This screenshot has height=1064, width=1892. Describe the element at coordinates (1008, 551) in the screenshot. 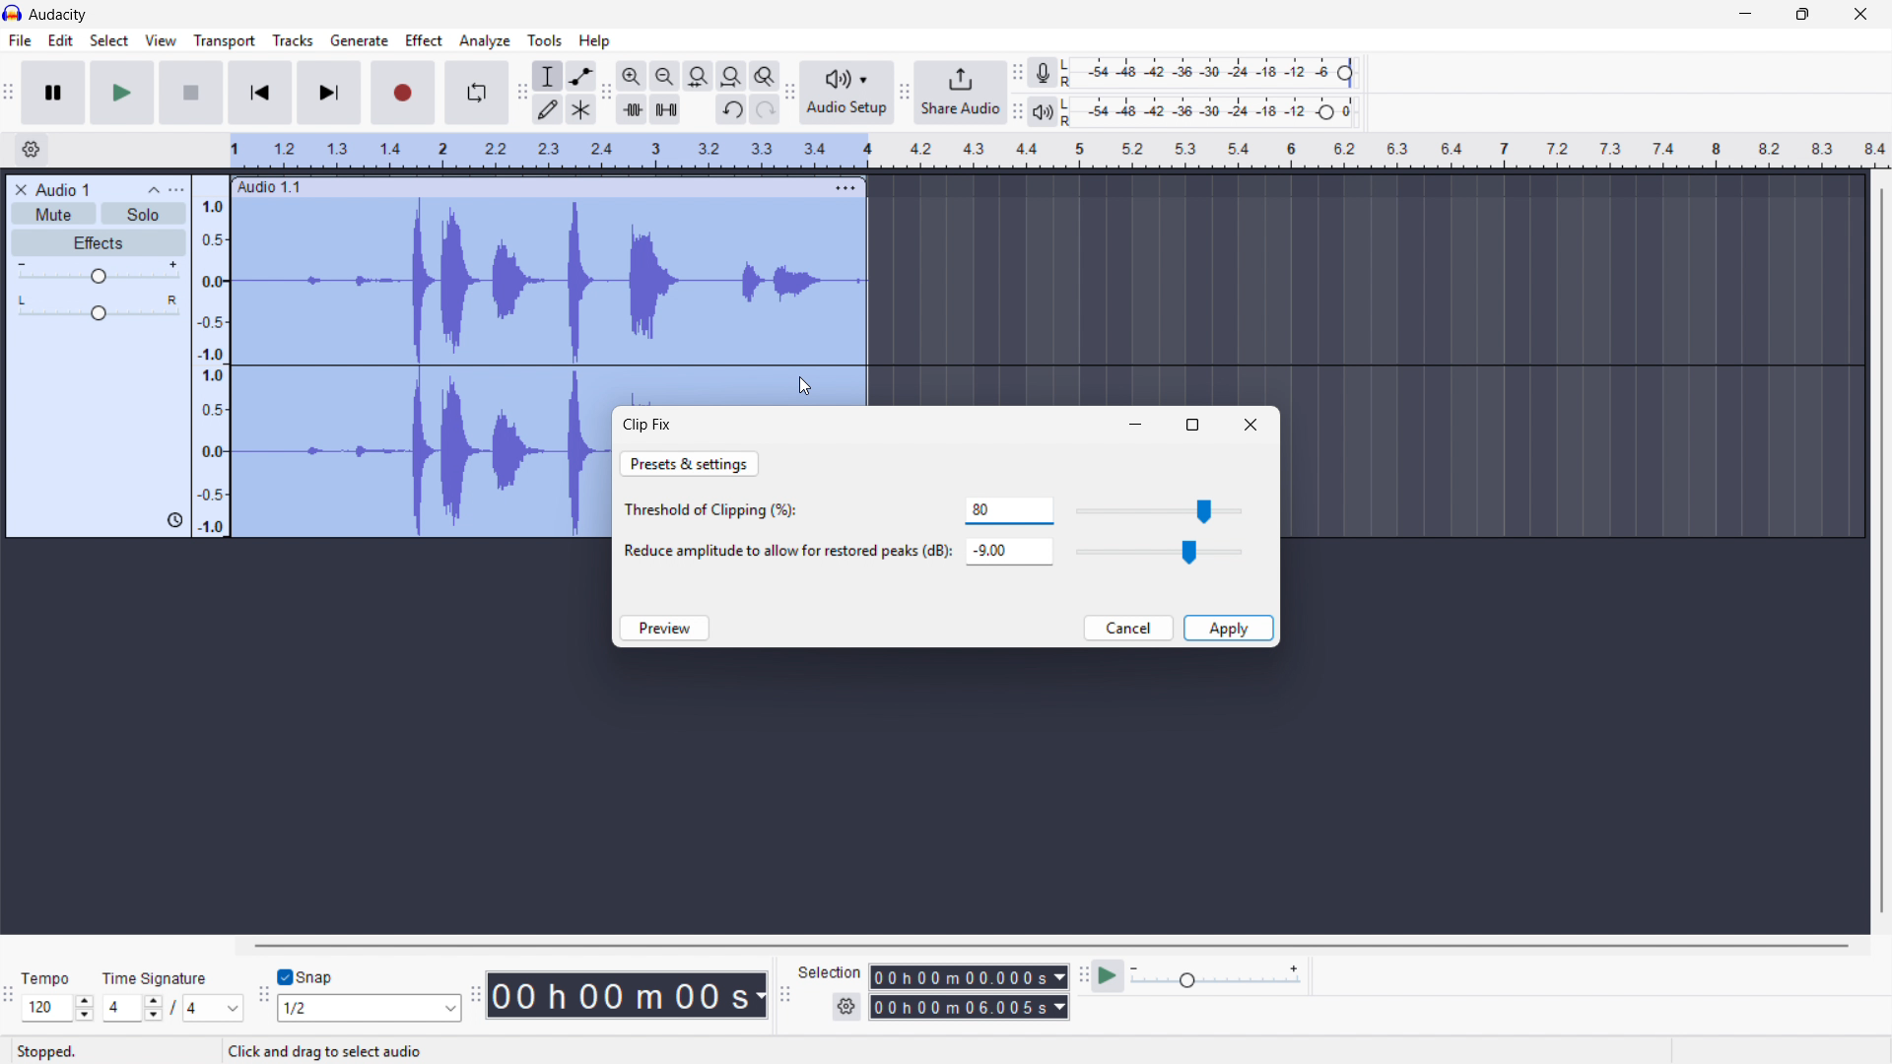

I see `Reduce amplitude to allow for restored peaks` at that location.